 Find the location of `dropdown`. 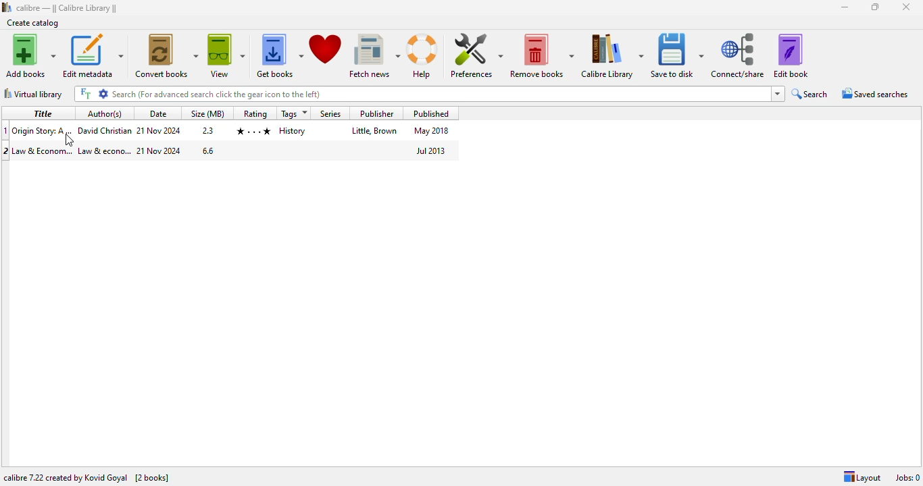

dropdown is located at coordinates (778, 94).